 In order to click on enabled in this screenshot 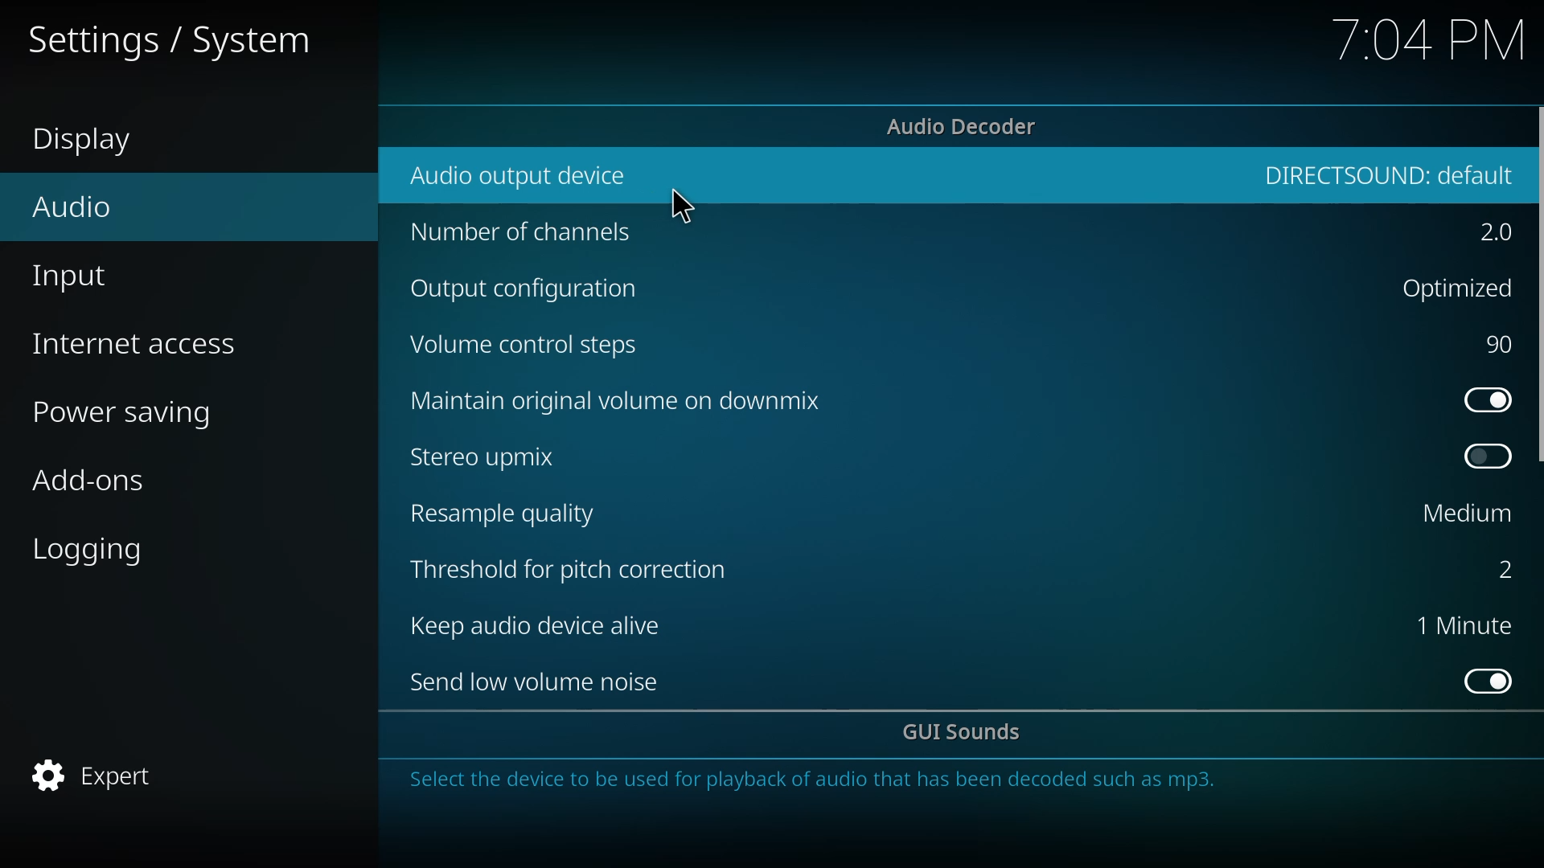, I will do `click(1487, 399)`.